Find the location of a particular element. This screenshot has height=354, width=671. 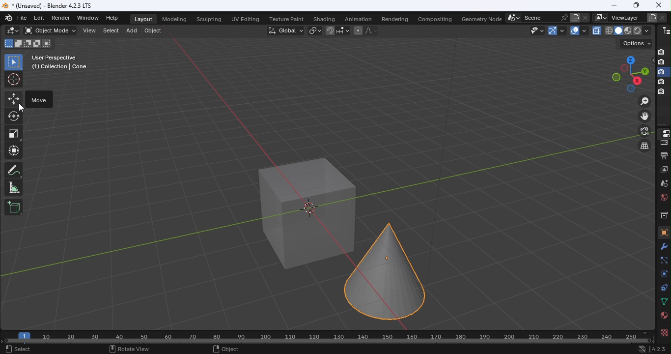

Rotate view is located at coordinates (128, 349).